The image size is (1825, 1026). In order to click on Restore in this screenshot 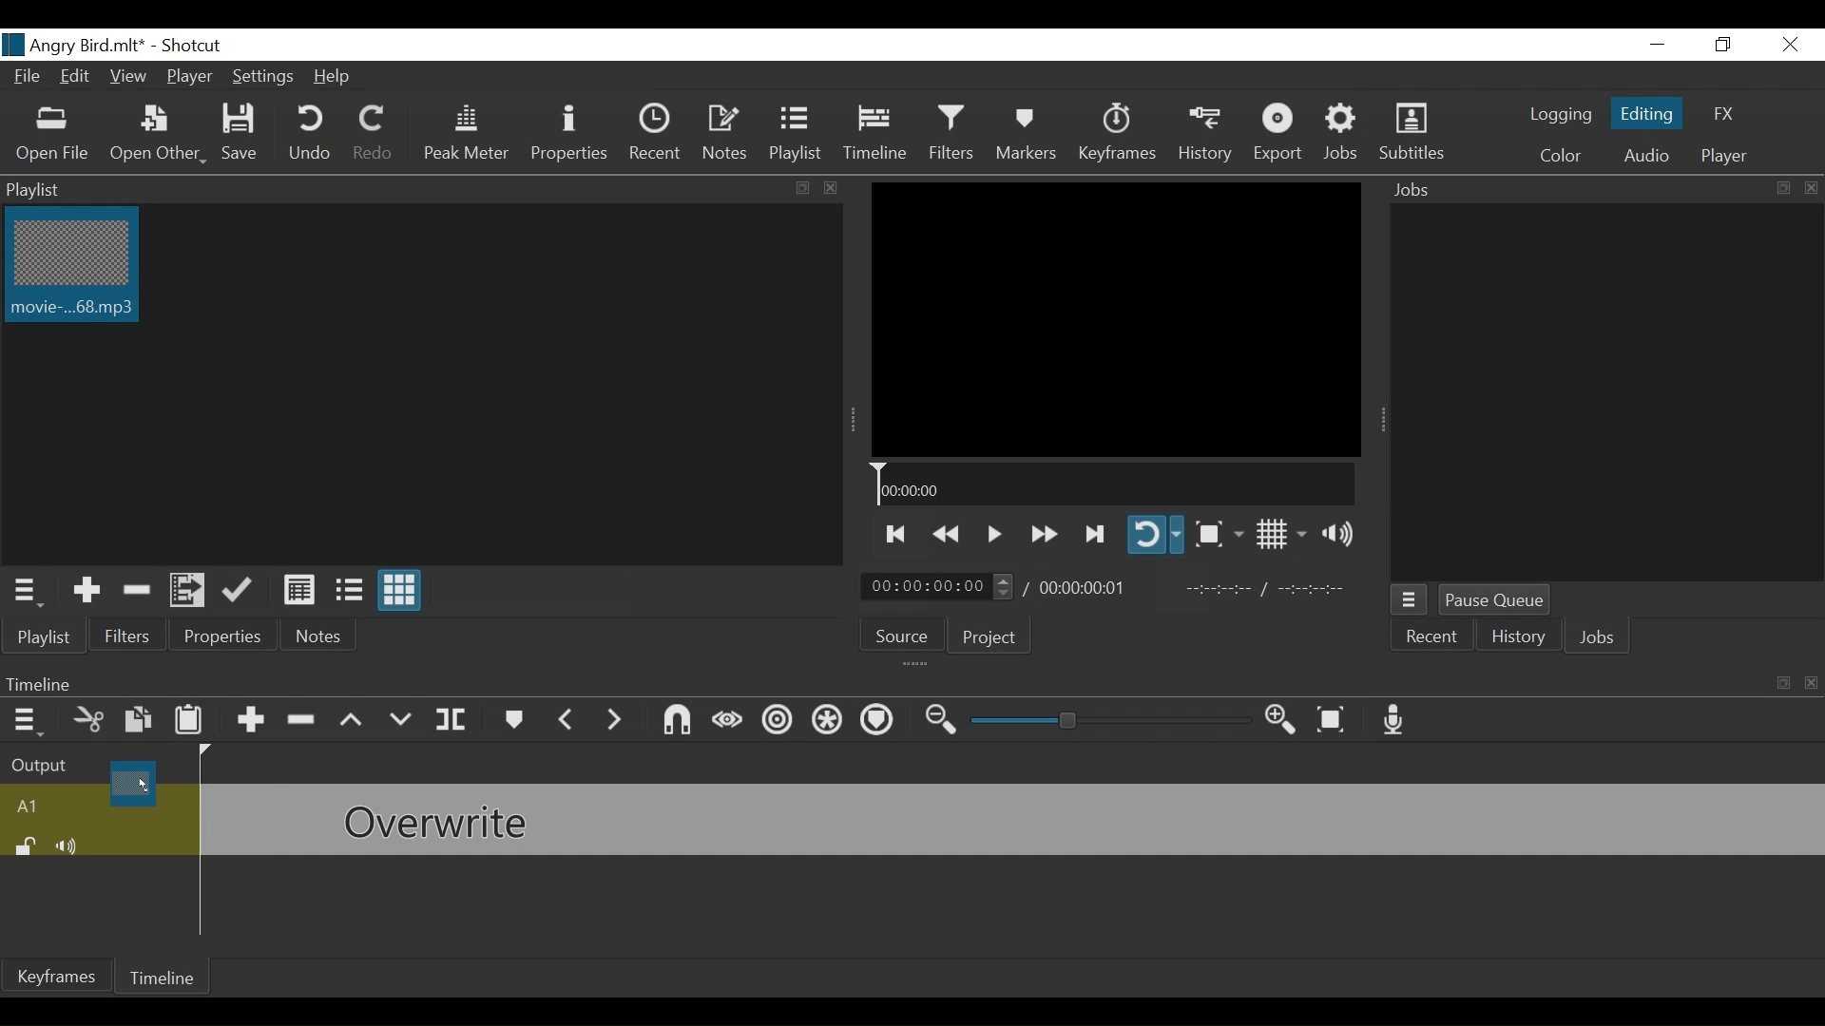, I will do `click(1723, 45)`.